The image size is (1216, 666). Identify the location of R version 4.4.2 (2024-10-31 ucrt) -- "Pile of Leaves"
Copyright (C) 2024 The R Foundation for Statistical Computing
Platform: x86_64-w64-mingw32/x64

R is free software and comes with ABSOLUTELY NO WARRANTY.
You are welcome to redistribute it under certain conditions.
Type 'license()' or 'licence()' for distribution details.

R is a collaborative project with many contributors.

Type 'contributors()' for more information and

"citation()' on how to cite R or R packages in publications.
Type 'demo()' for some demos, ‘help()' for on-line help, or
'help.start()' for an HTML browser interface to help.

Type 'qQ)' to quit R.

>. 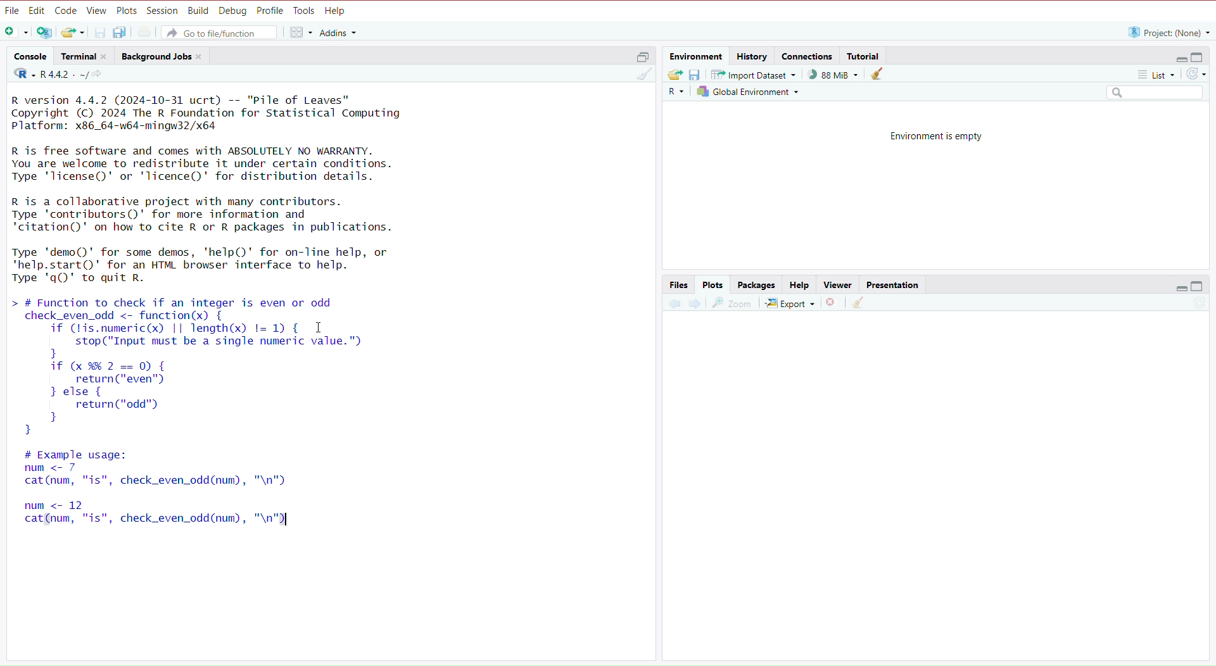
(229, 189).